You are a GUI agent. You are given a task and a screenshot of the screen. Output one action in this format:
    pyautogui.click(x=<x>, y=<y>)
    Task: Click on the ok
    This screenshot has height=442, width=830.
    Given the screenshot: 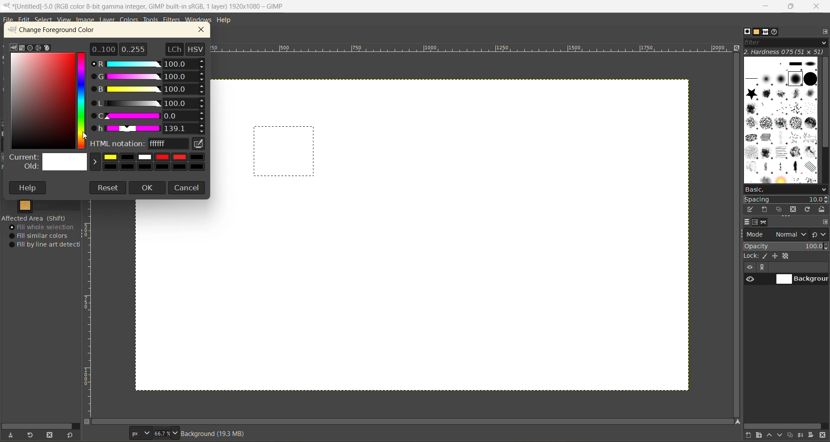 What is the action you would take?
    pyautogui.click(x=148, y=189)
    